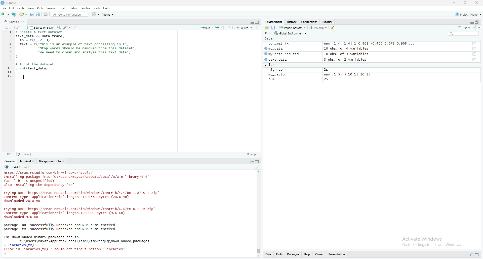 This screenshot has width=483, height=259. What do you see at coordinates (97, 8) in the screenshot?
I see `tools` at bounding box center [97, 8].